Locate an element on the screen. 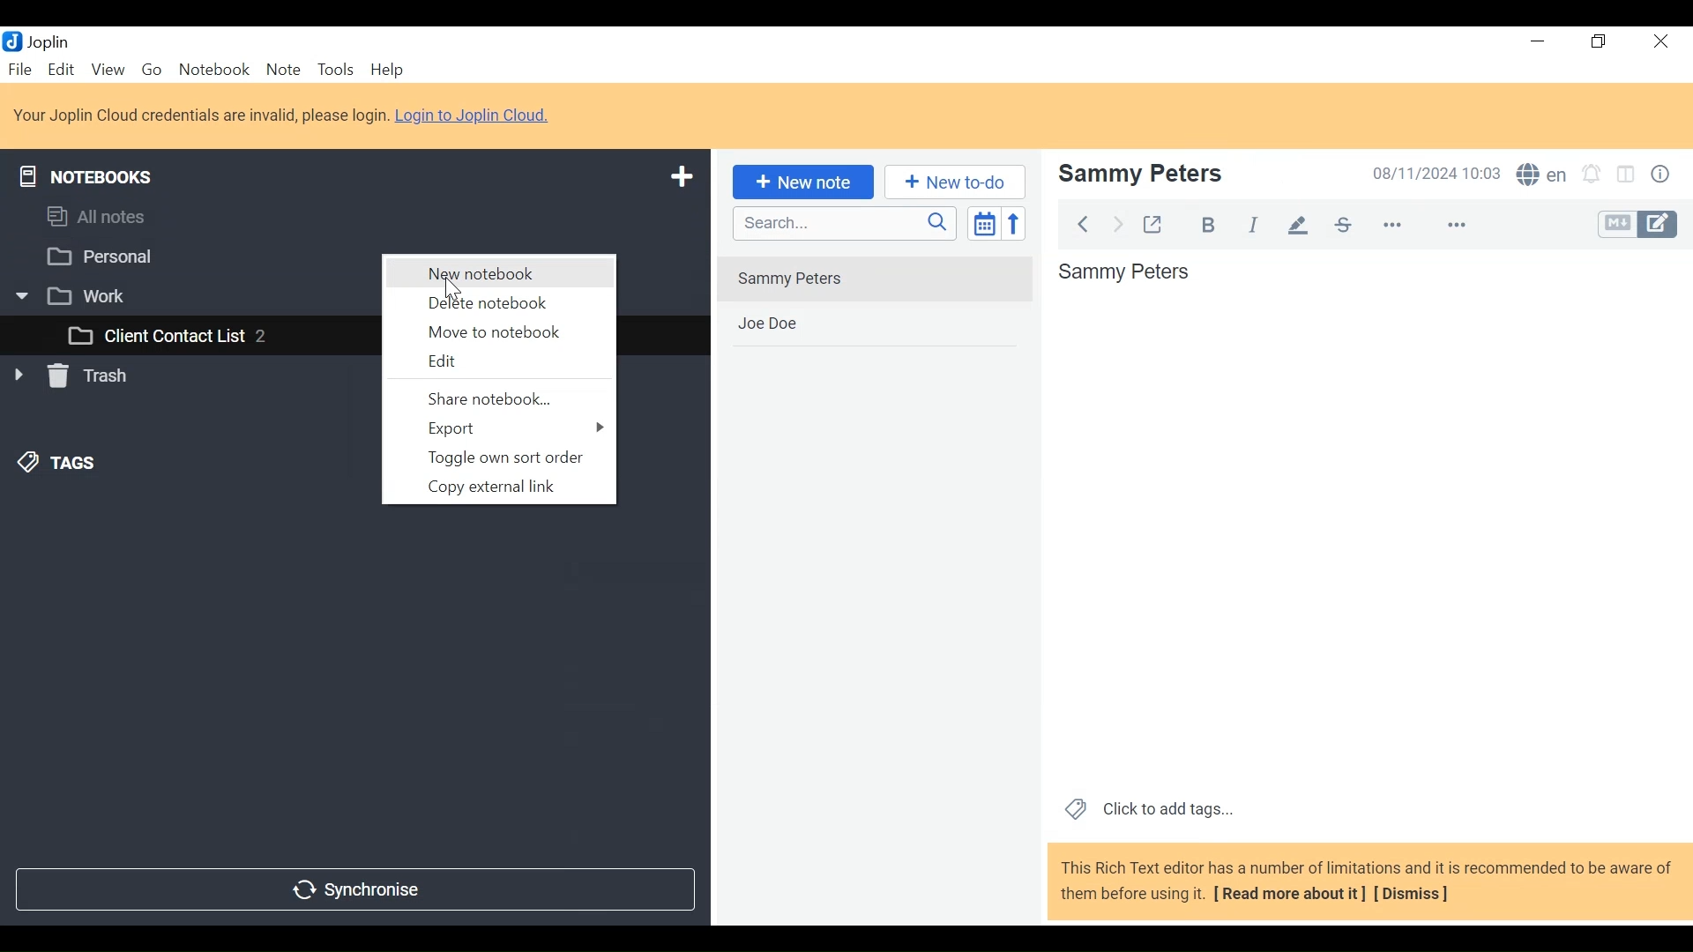  Toggle own sort order is located at coordinates (495, 457).